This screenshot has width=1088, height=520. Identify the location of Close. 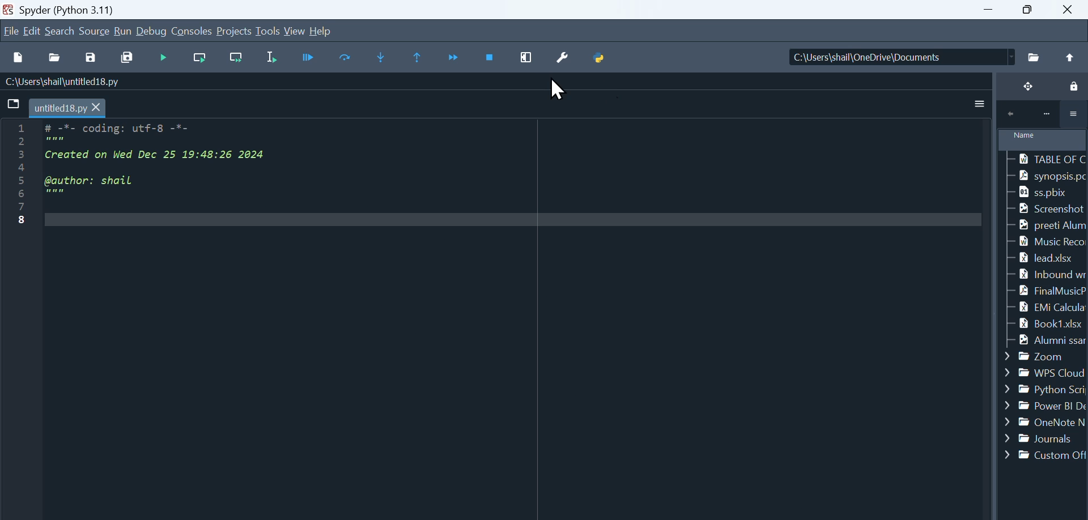
(1072, 9).